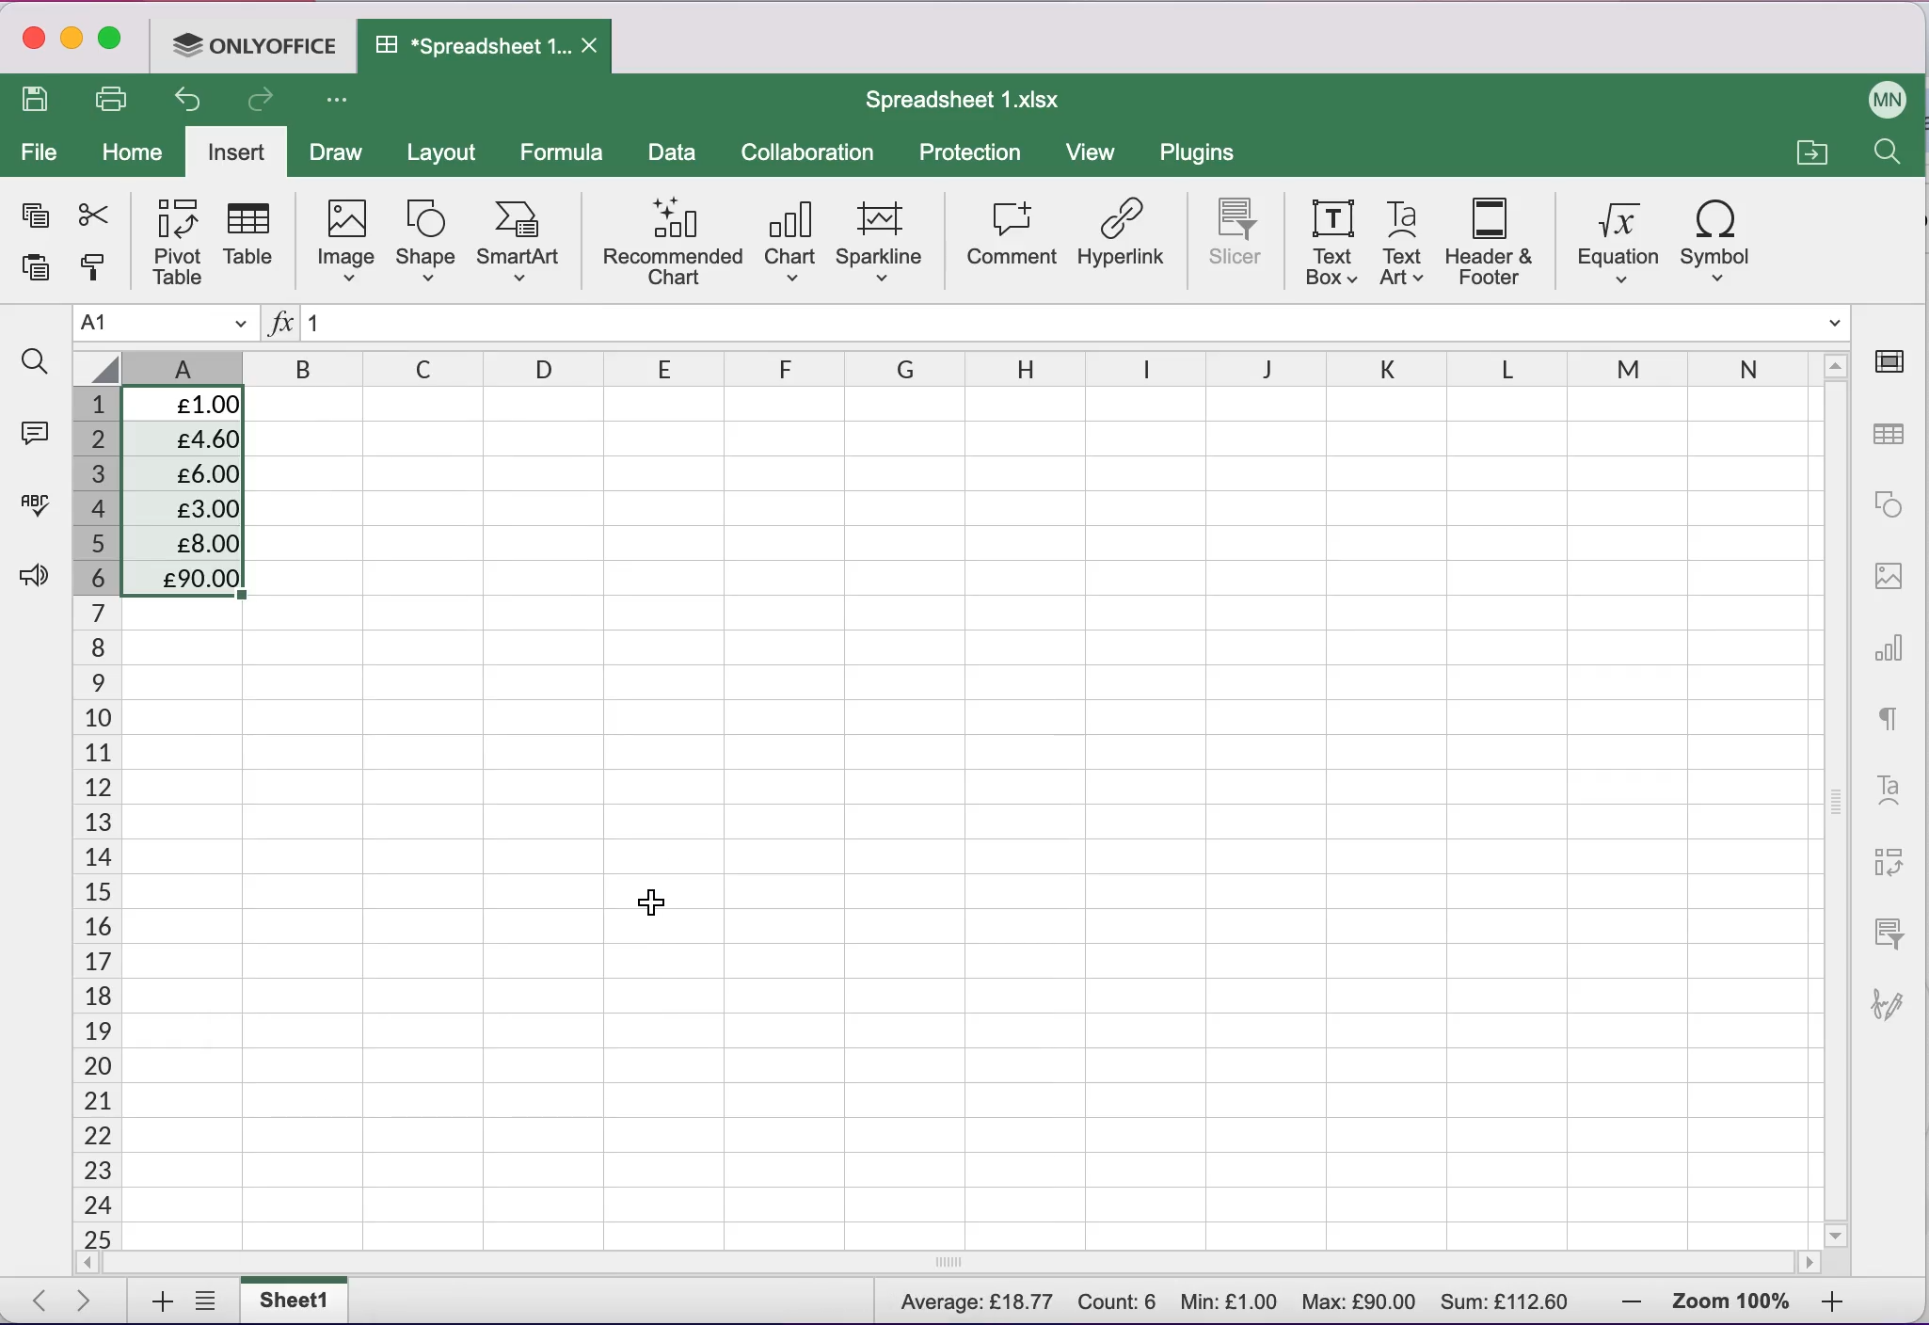 The image size is (1929, 1325). What do you see at coordinates (945, 364) in the screenshot?
I see `columns` at bounding box center [945, 364].